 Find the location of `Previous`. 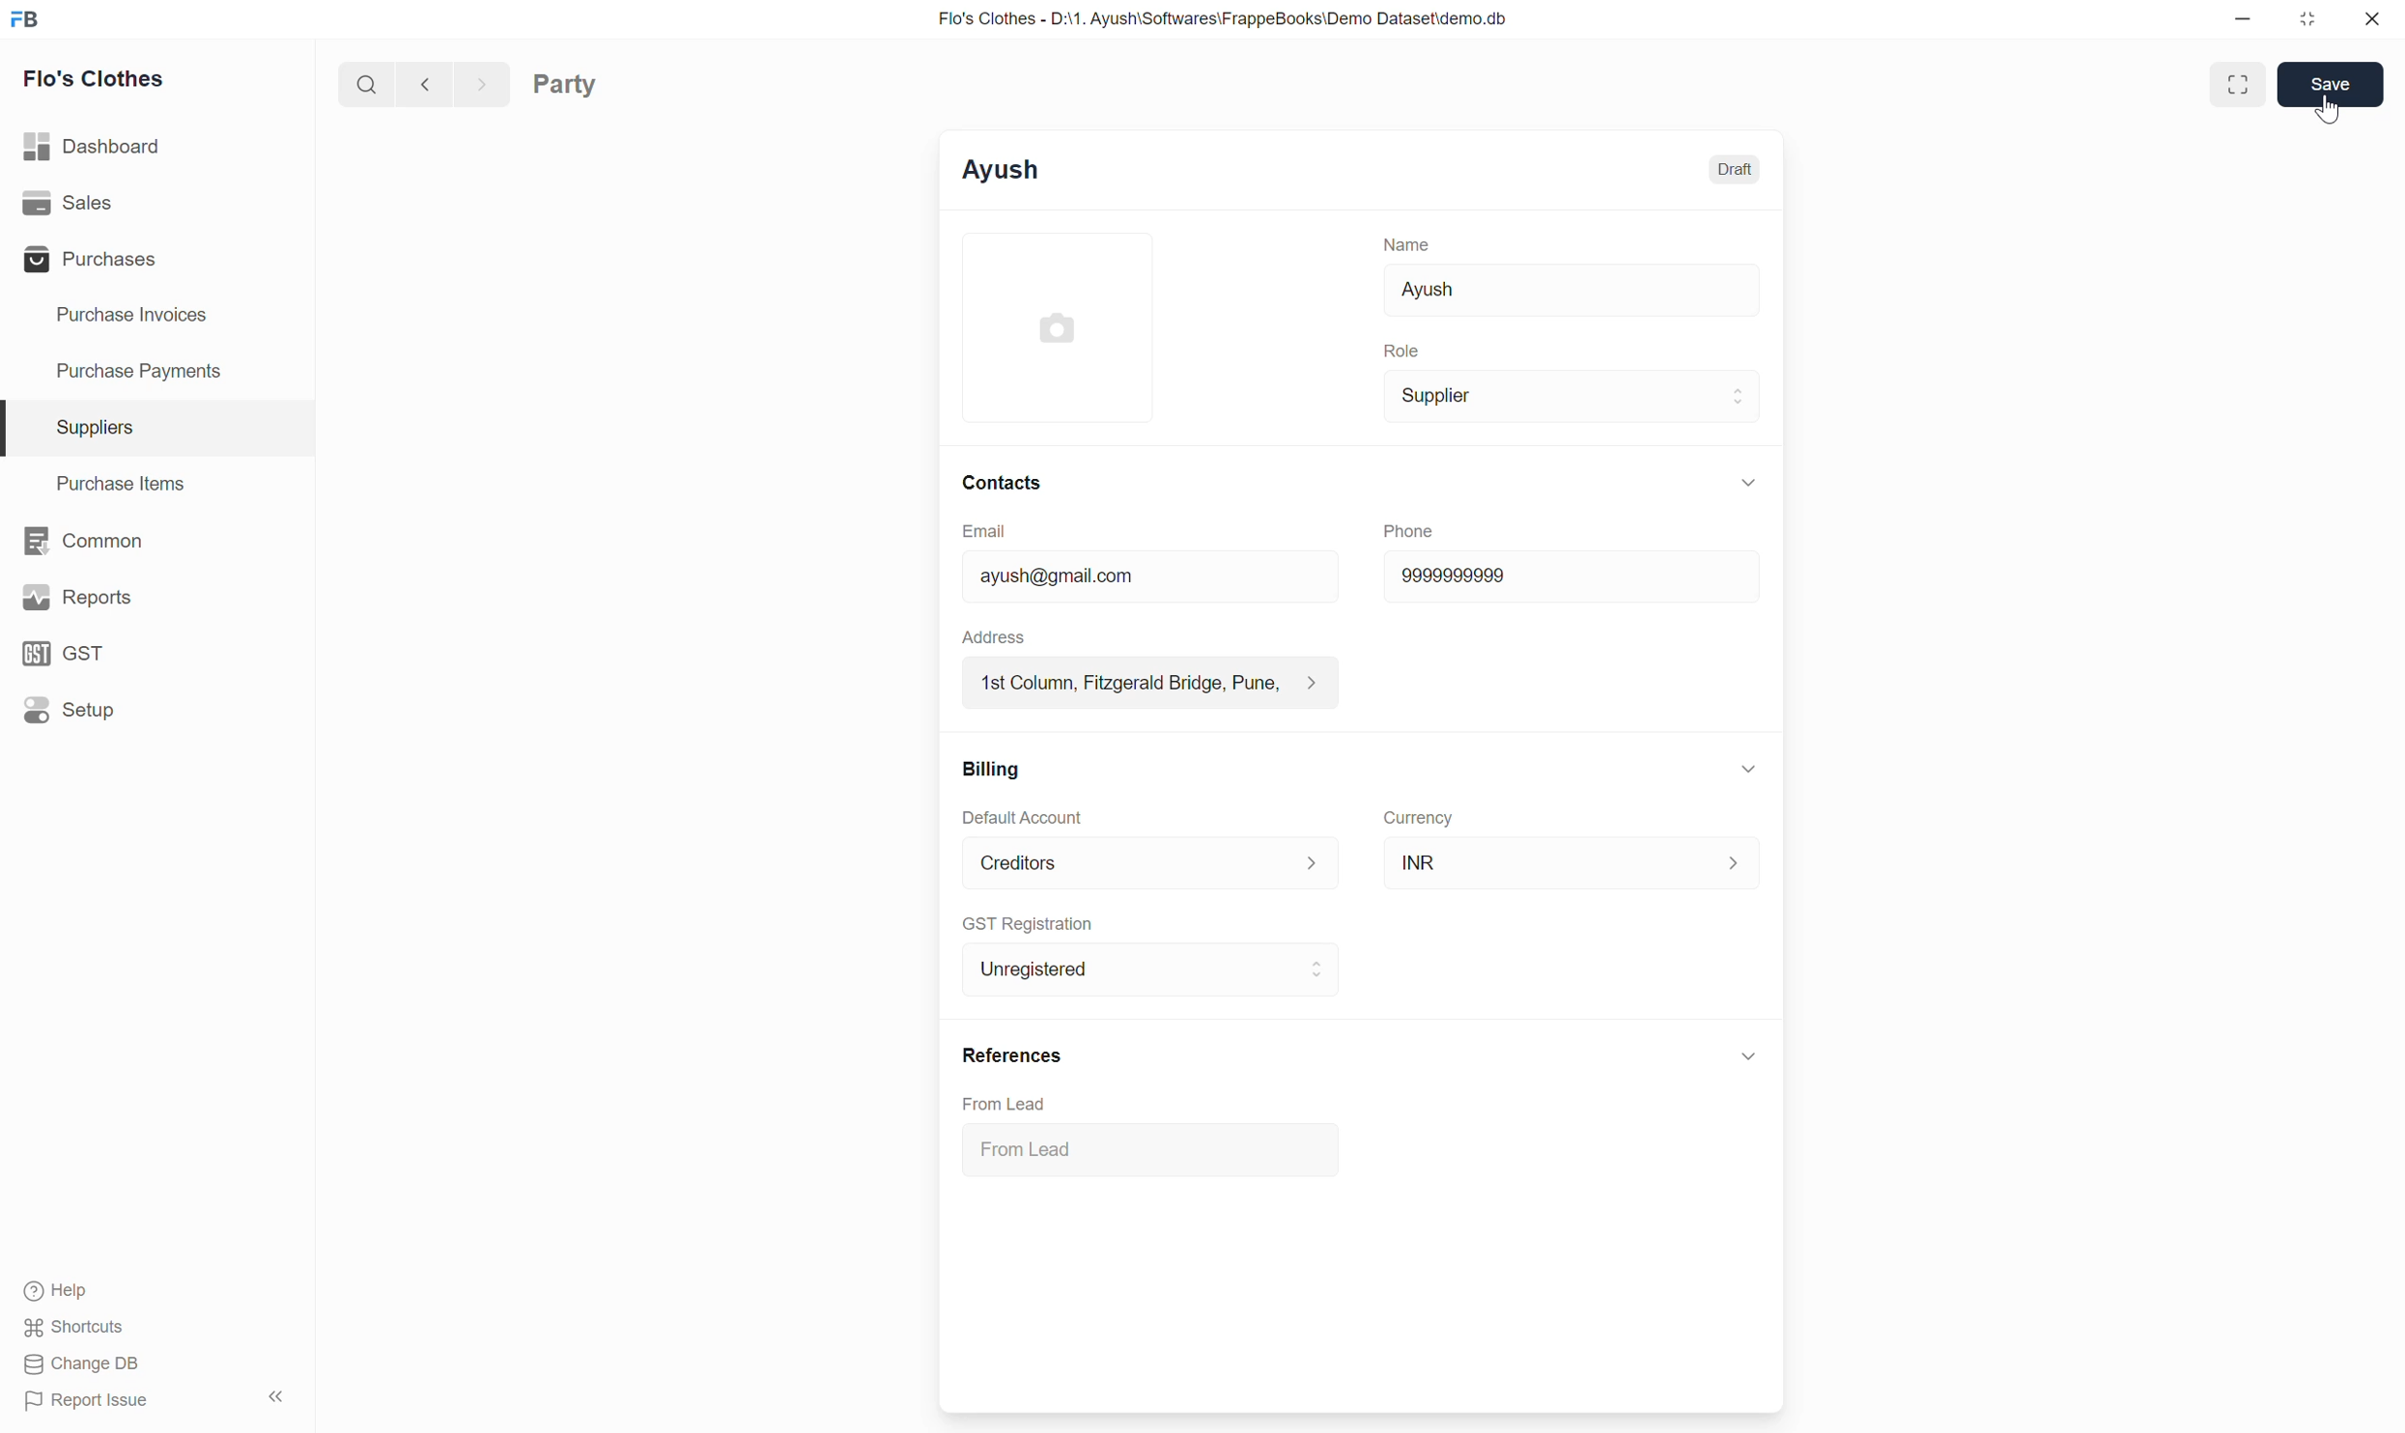

Previous is located at coordinates (427, 83).